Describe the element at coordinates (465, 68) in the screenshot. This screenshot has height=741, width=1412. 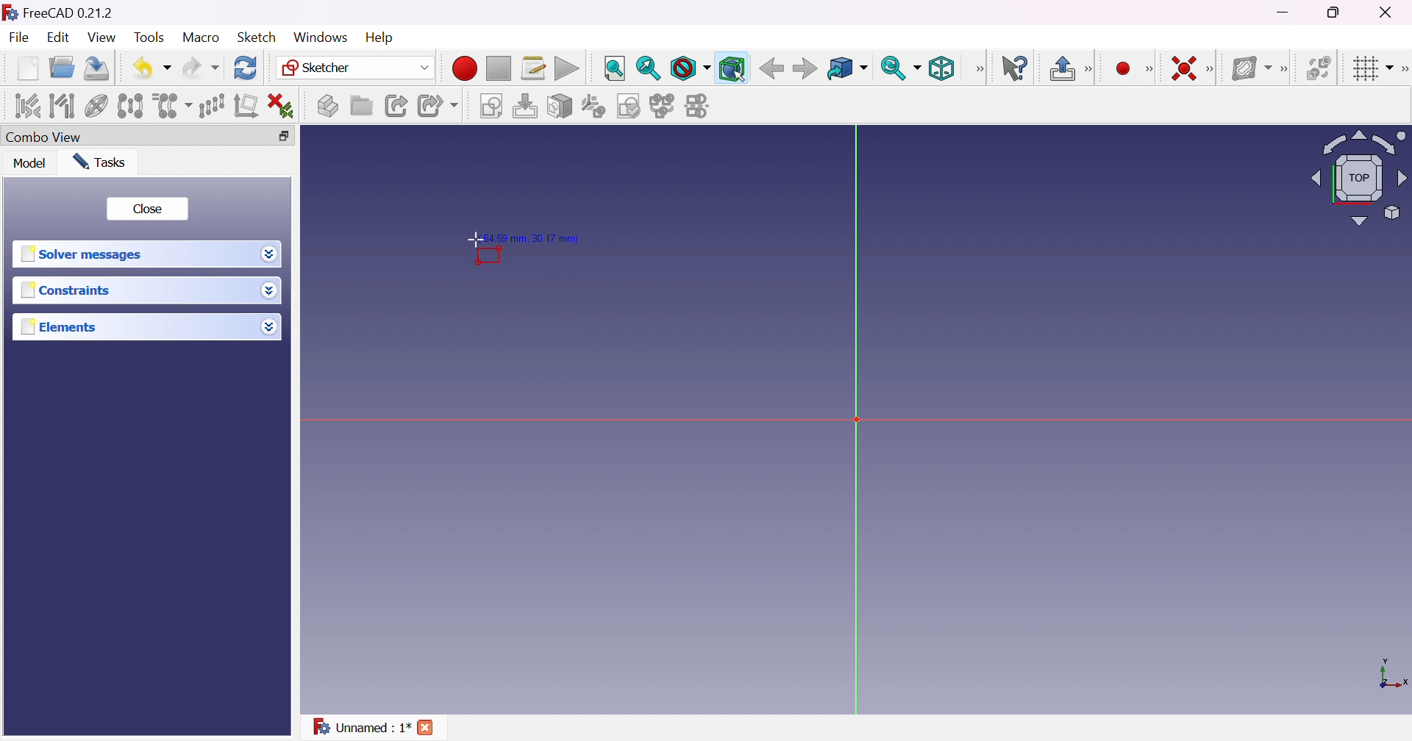
I see `Macro recording...` at that location.